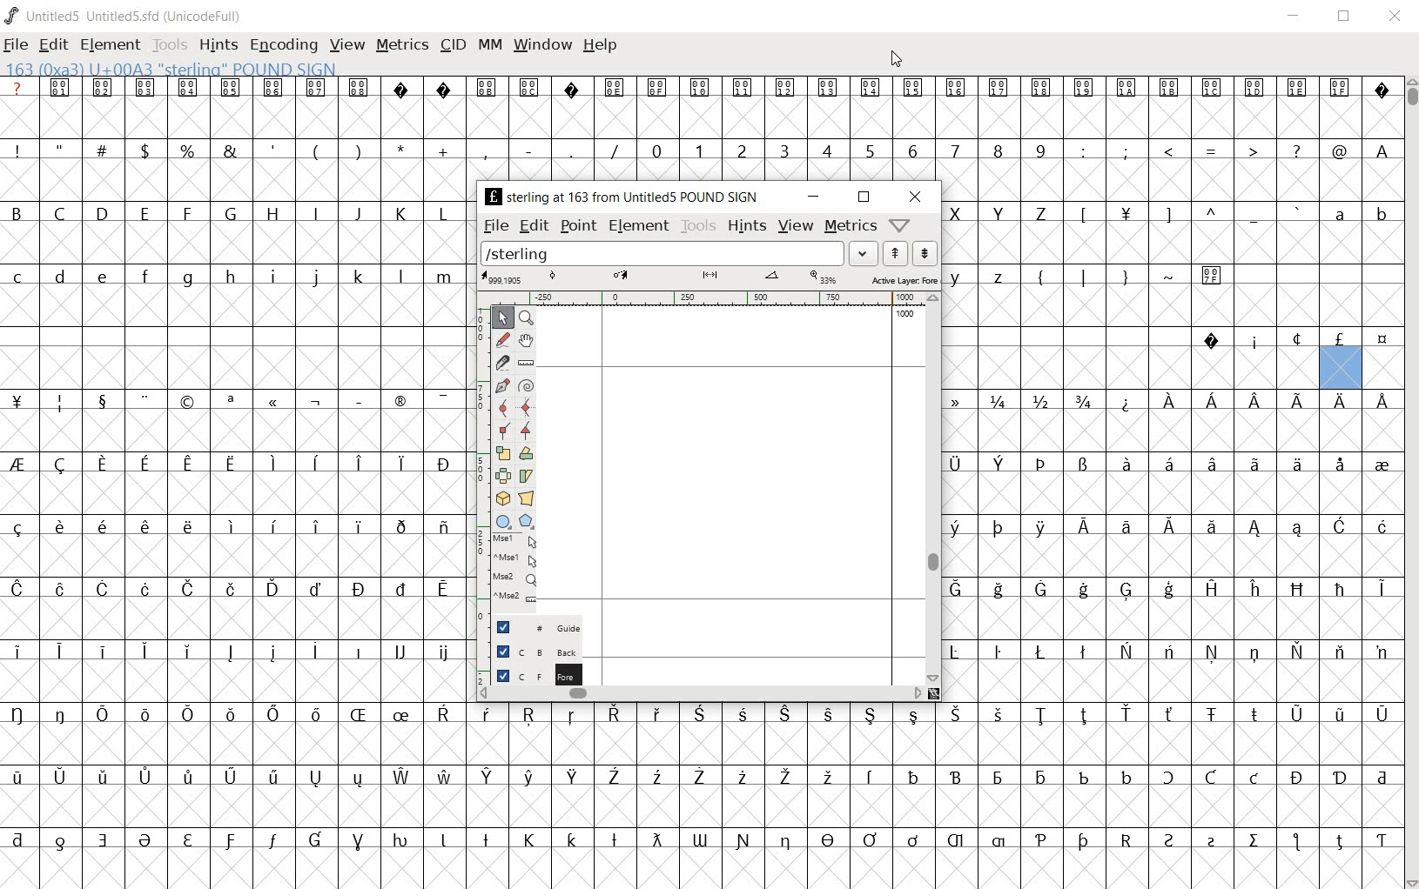 This screenshot has height=889, width=1419. I want to click on , so click(956, 714).